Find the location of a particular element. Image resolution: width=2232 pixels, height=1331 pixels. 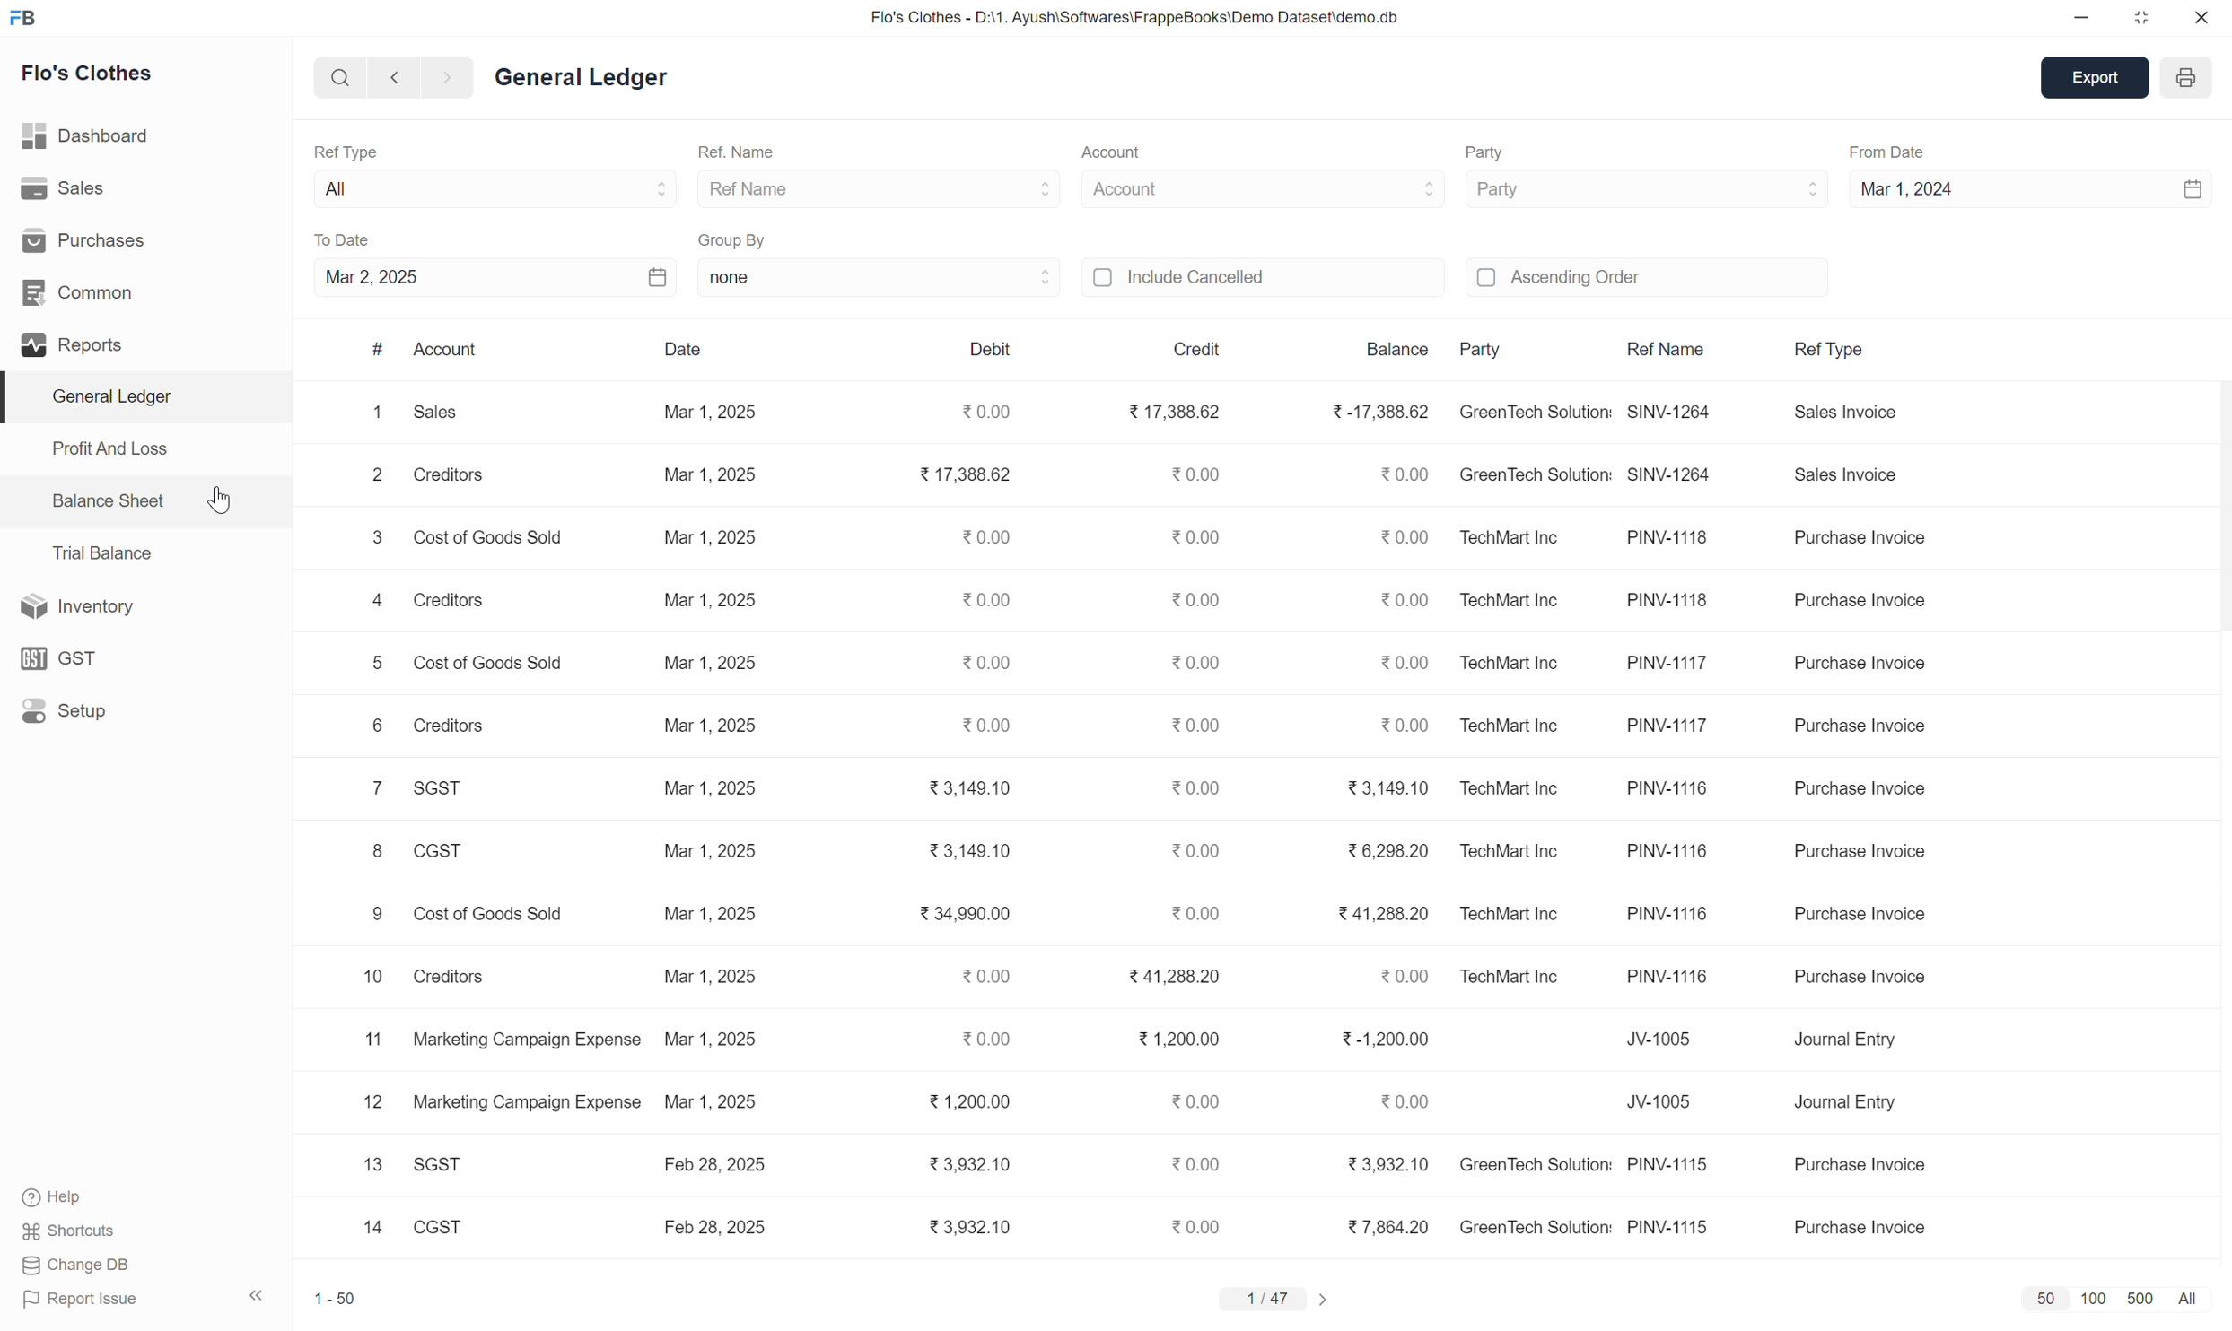

PNW 1115 is located at coordinates (1670, 1164).